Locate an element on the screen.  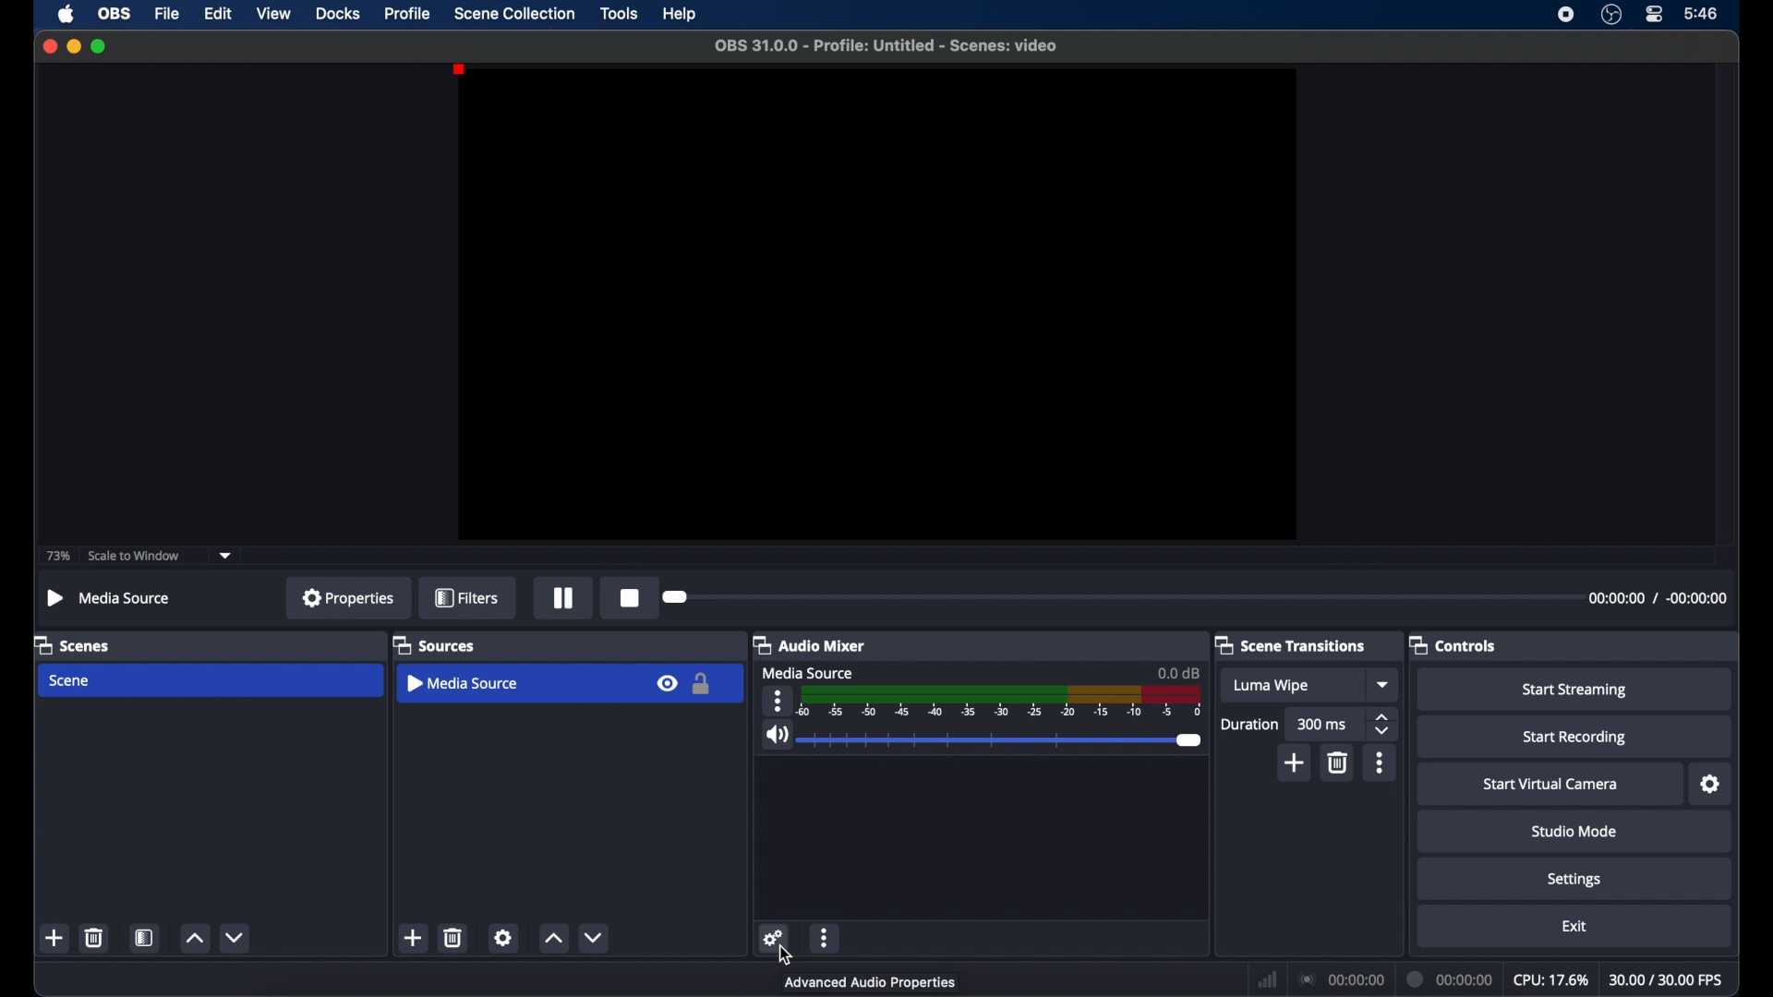
slider is located at coordinates (678, 597).